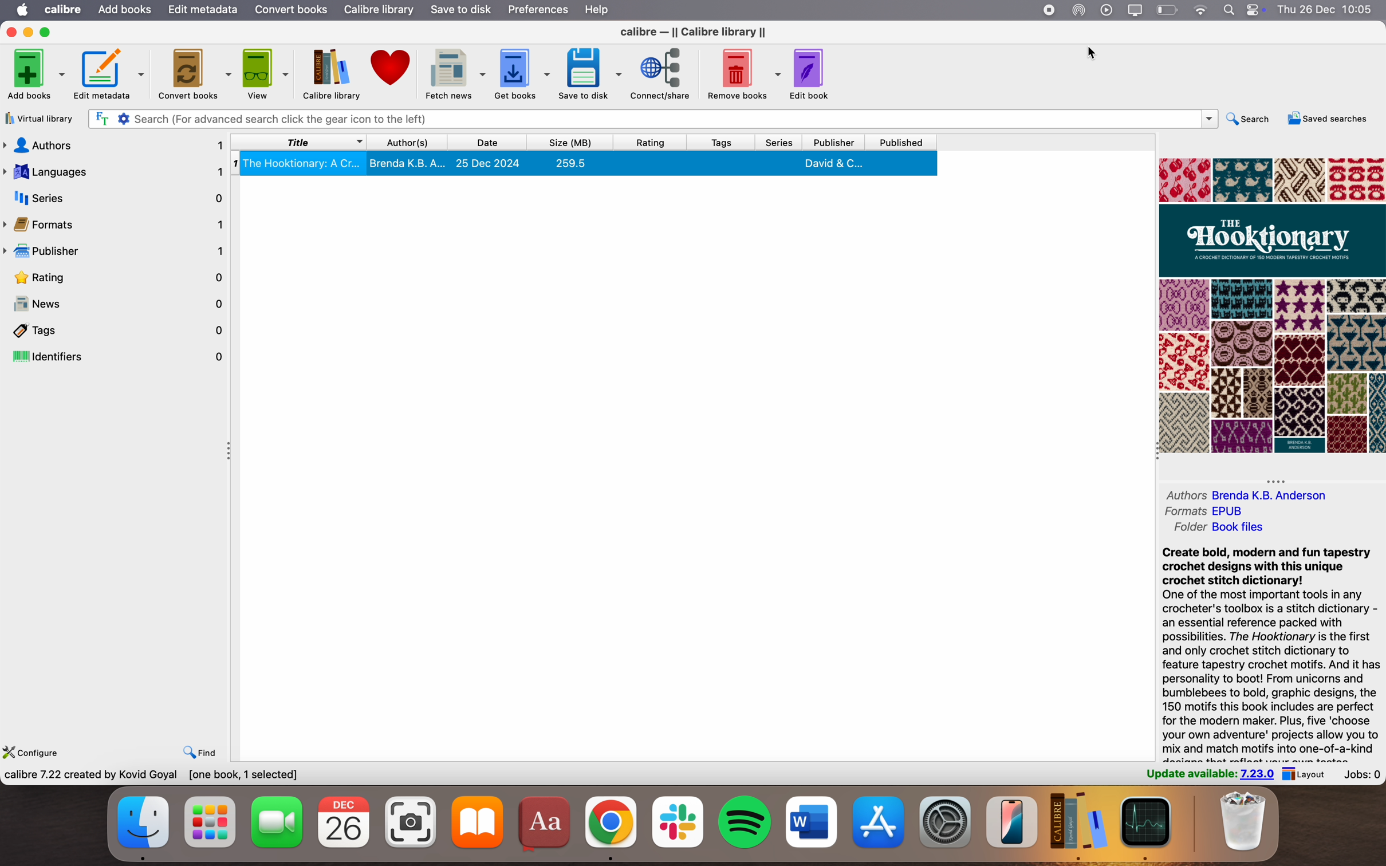  Describe the element at coordinates (115, 145) in the screenshot. I see `authors` at that location.